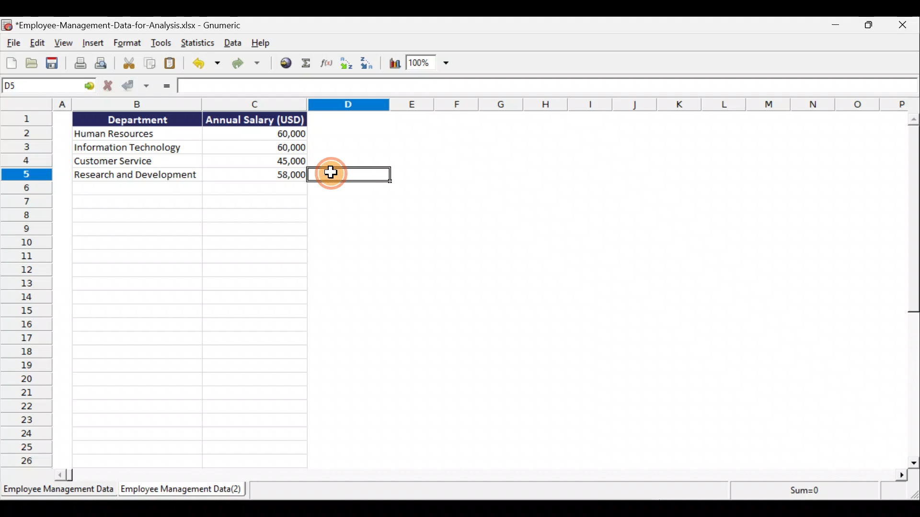  What do you see at coordinates (462, 105) in the screenshot?
I see `Columns` at bounding box center [462, 105].